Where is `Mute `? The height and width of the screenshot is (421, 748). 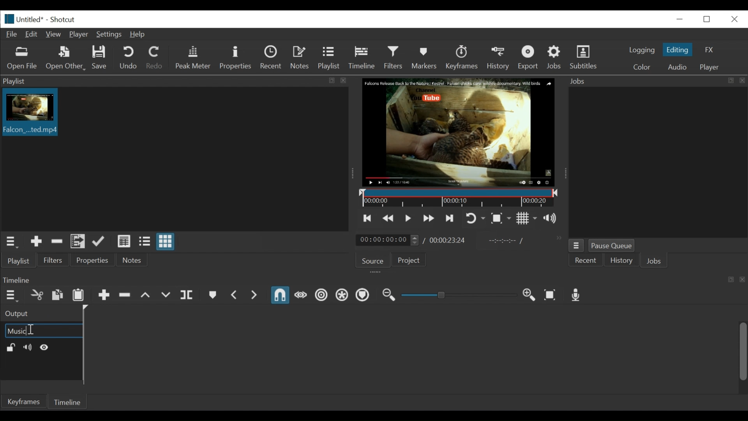 Mute  is located at coordinates (26, 347).